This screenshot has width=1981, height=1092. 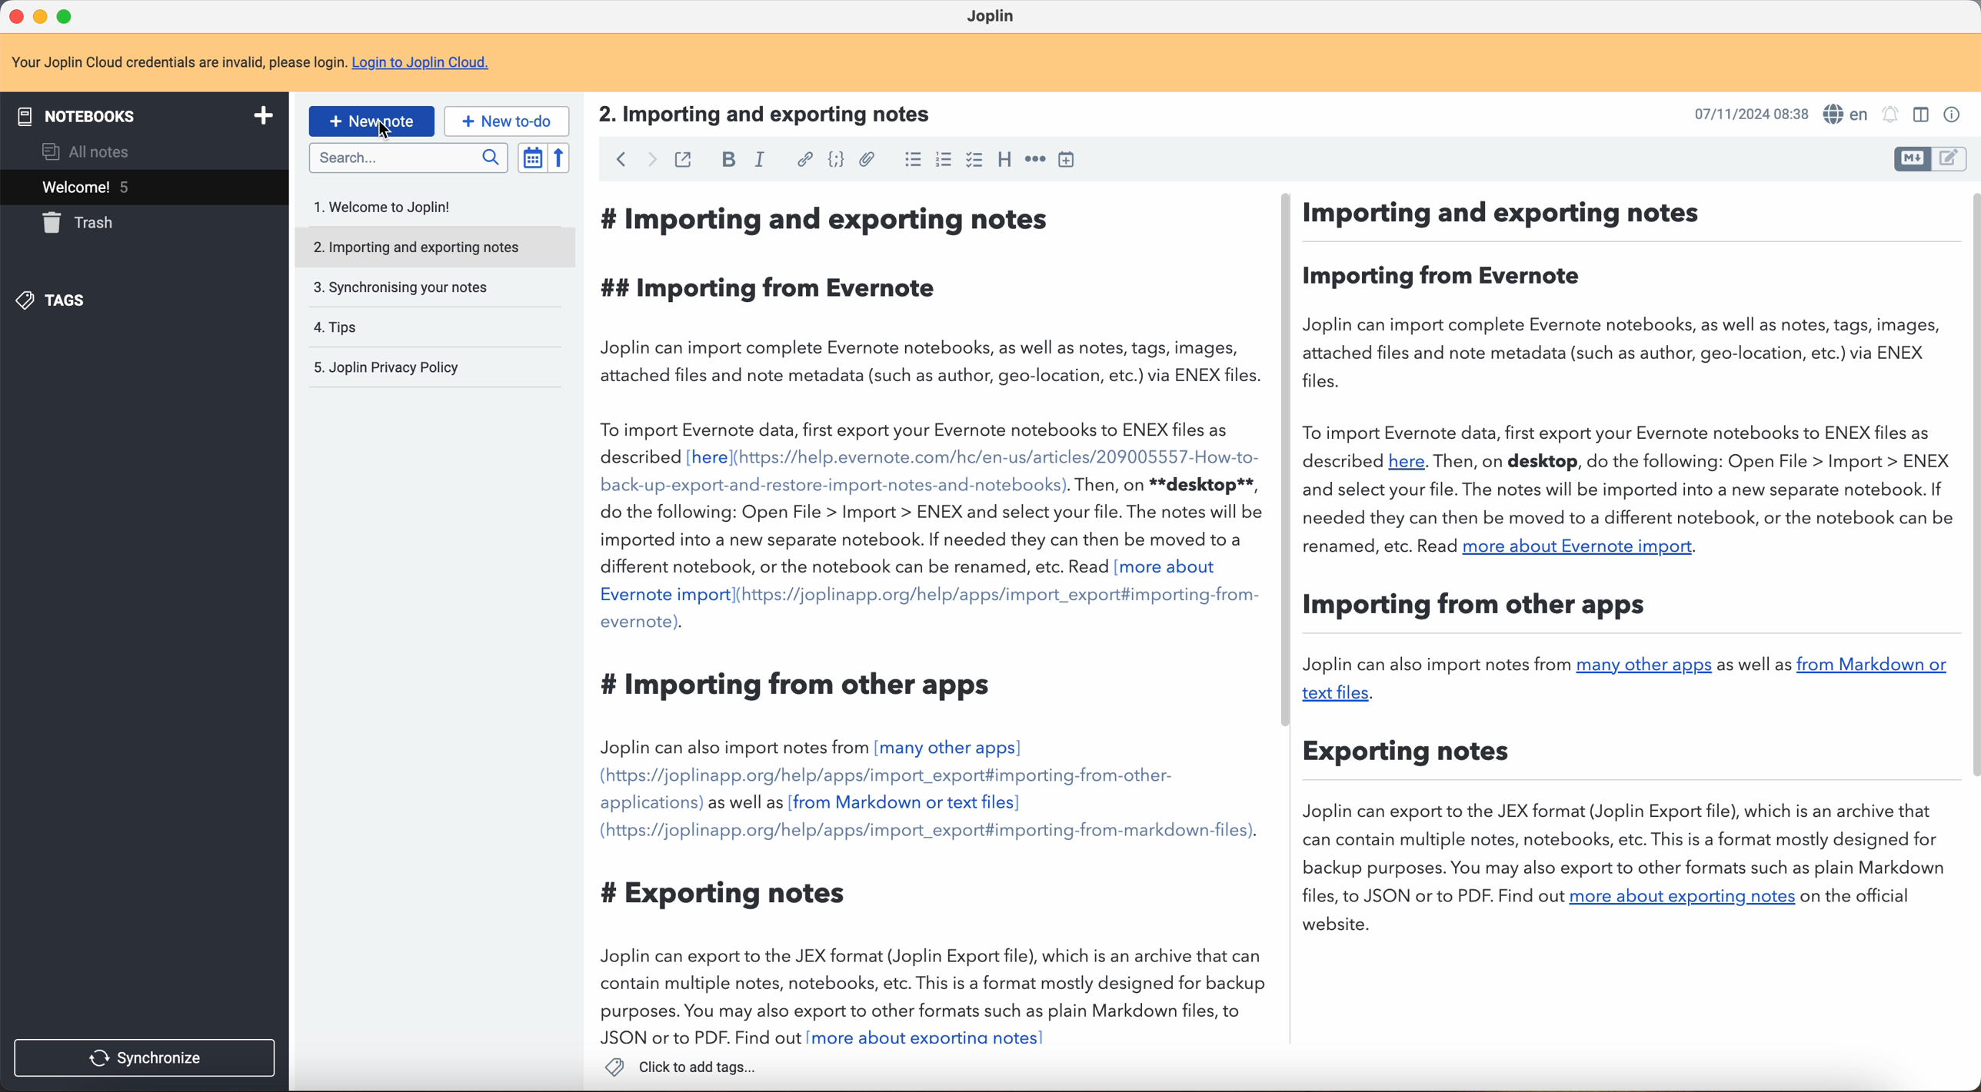 I want to click on note, so click(x=252, y=63).